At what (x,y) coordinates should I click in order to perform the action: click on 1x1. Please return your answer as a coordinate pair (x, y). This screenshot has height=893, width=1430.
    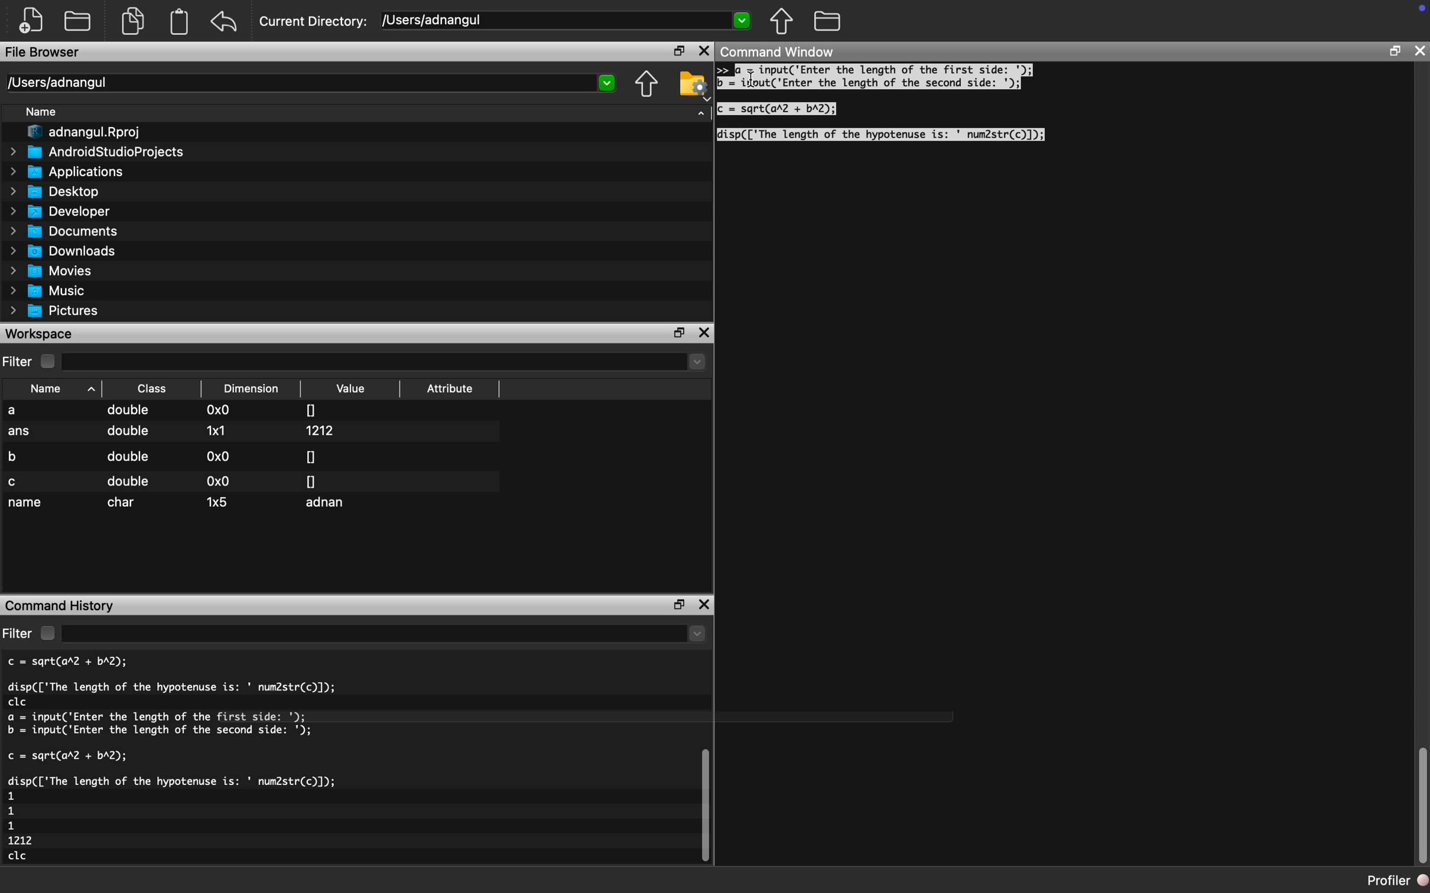
    Looking at the image, I should click on (216, 430).